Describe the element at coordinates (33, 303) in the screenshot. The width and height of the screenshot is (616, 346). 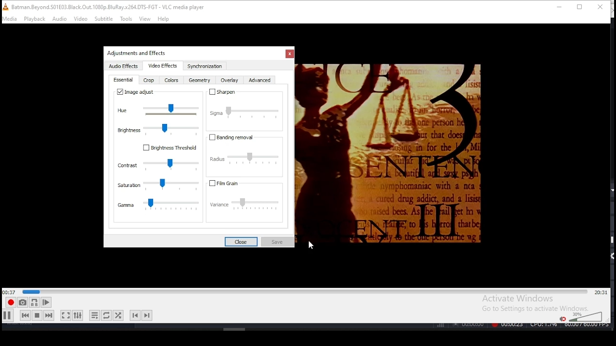
I see `loop between point A and point B continuously. Click to set point A` at that location.